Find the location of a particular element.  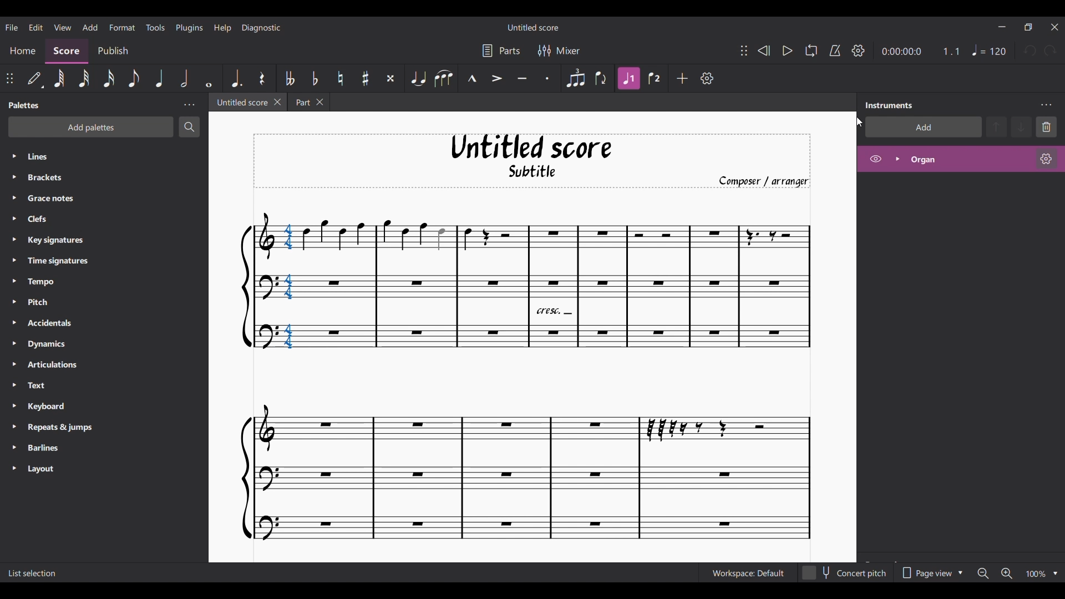

Current workspace setting is located at coordinates (748, 573).